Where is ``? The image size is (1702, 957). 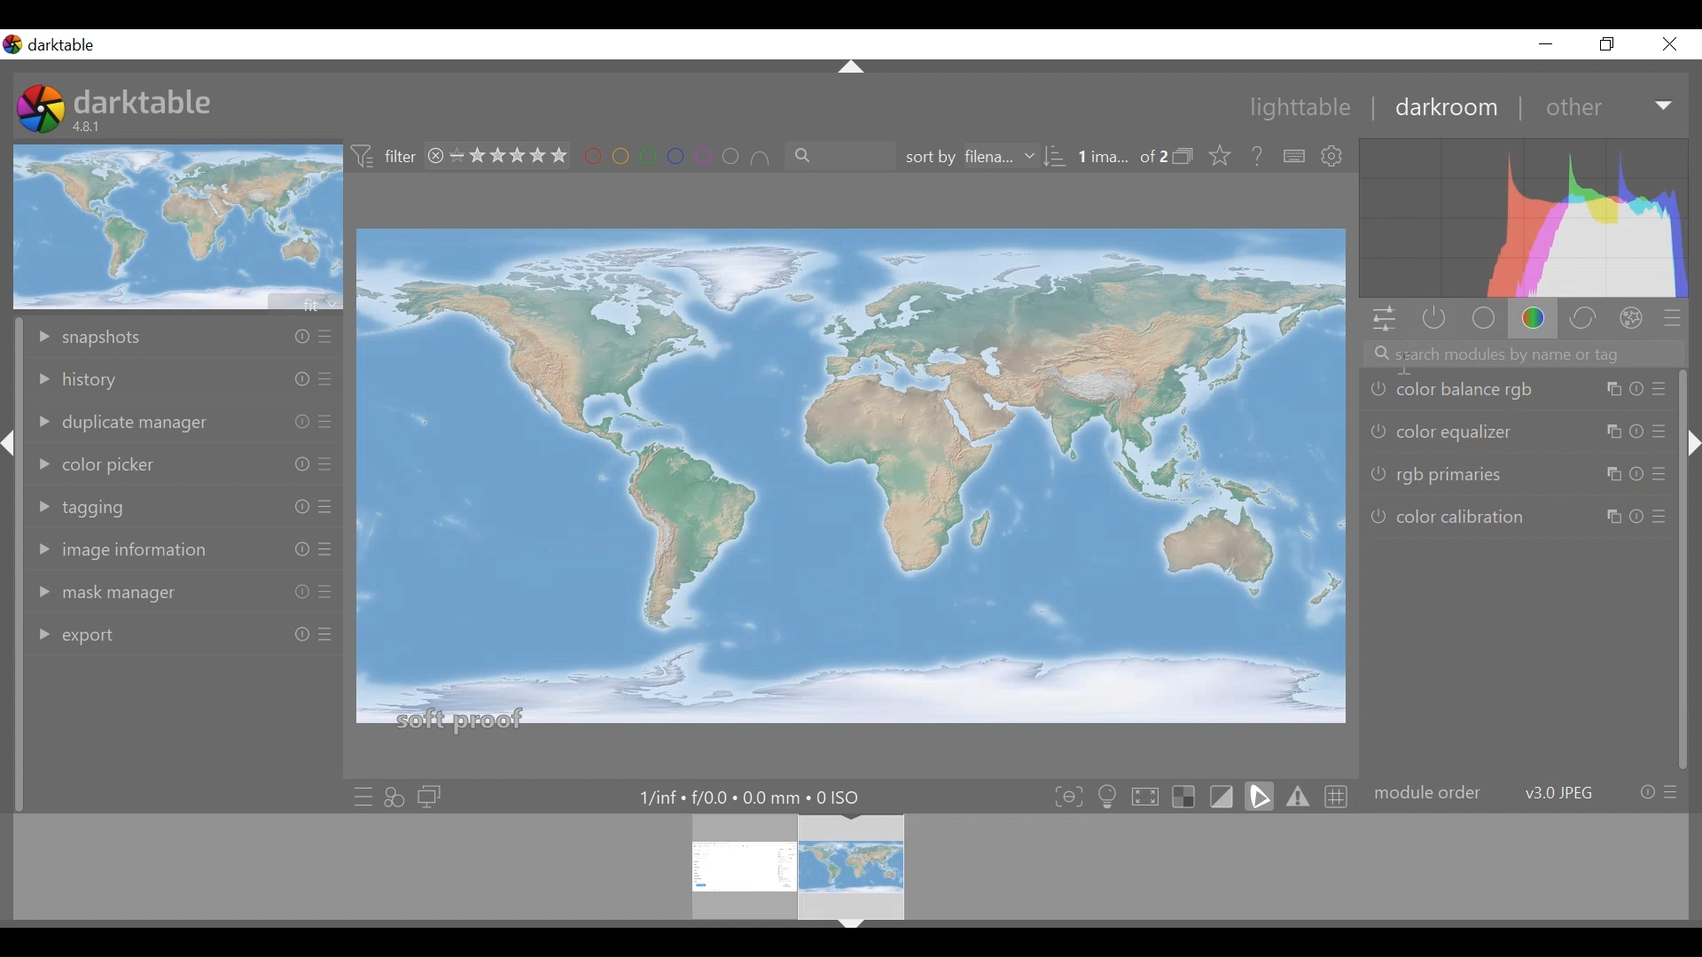  is located at coordinates (292, 549).